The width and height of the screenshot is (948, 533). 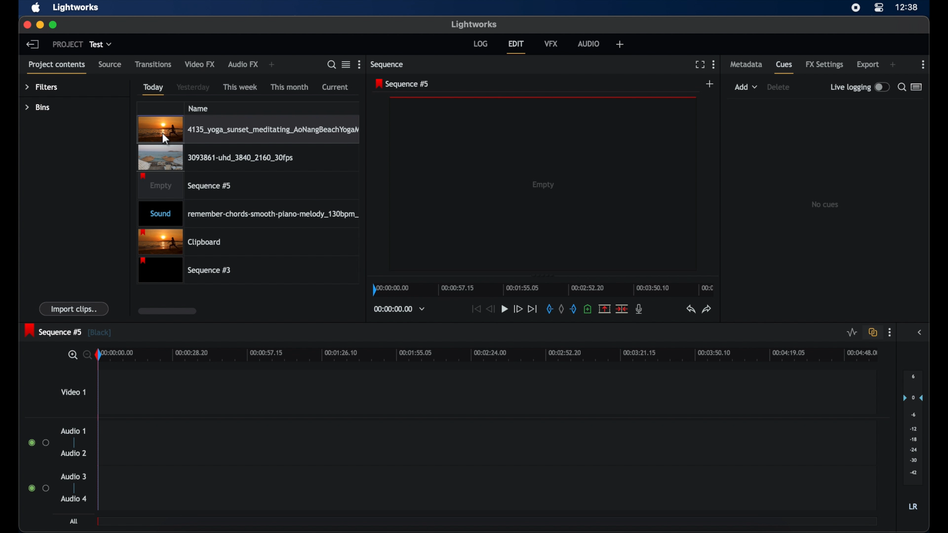 What do you see at coordinates (34, 44) in the screenshot?
I see `back` at bounding box center [34, 44].